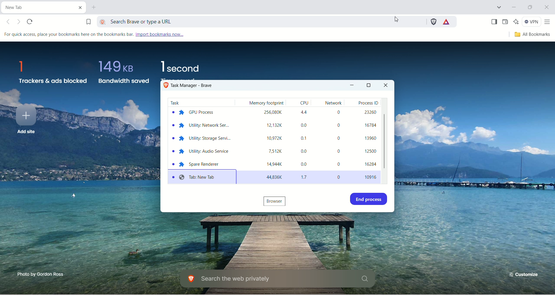 The width and height of the screenshot is (555, 295). I want to click on bookmark, so click(85, 20).